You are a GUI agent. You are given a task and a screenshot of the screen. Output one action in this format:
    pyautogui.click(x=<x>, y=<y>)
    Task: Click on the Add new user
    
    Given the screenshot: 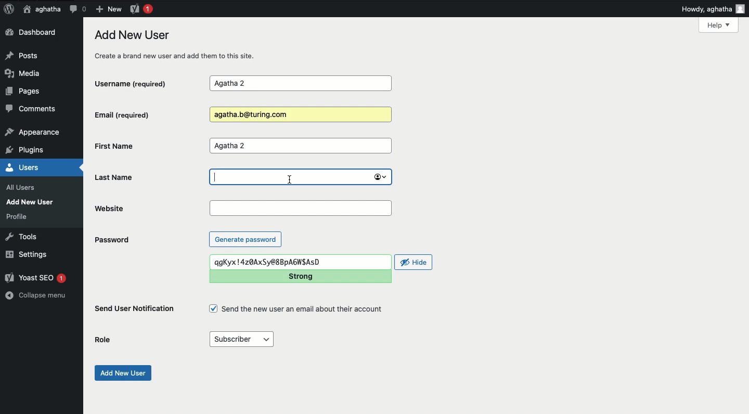 What is the action you would take?
    pyautogui.click(x=32, y=202)
    